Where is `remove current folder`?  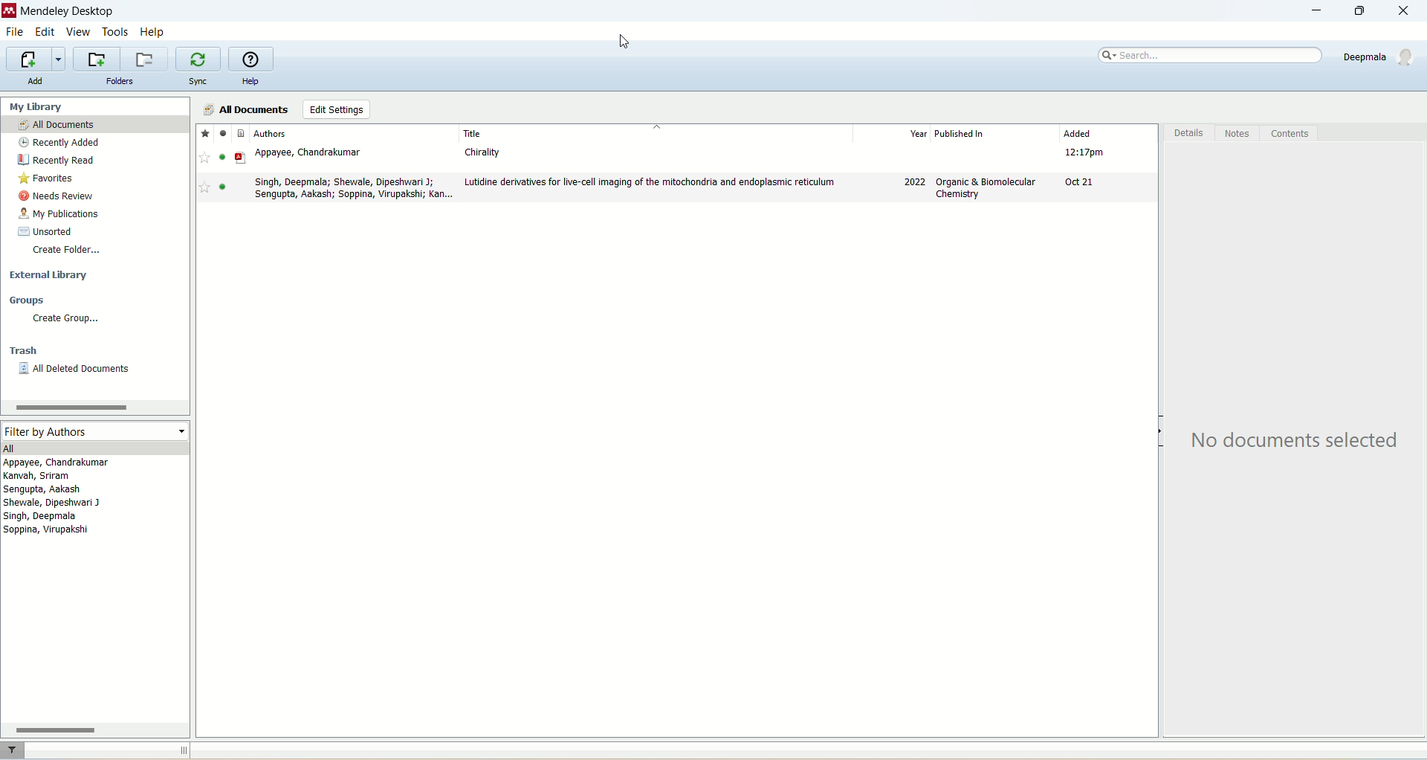
remove current folder is located at coordinates (146, 59).